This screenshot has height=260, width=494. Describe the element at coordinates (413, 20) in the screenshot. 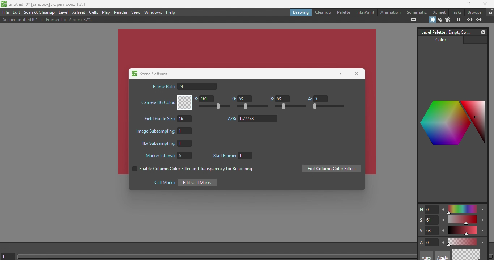

I see `Safe area` at that location.